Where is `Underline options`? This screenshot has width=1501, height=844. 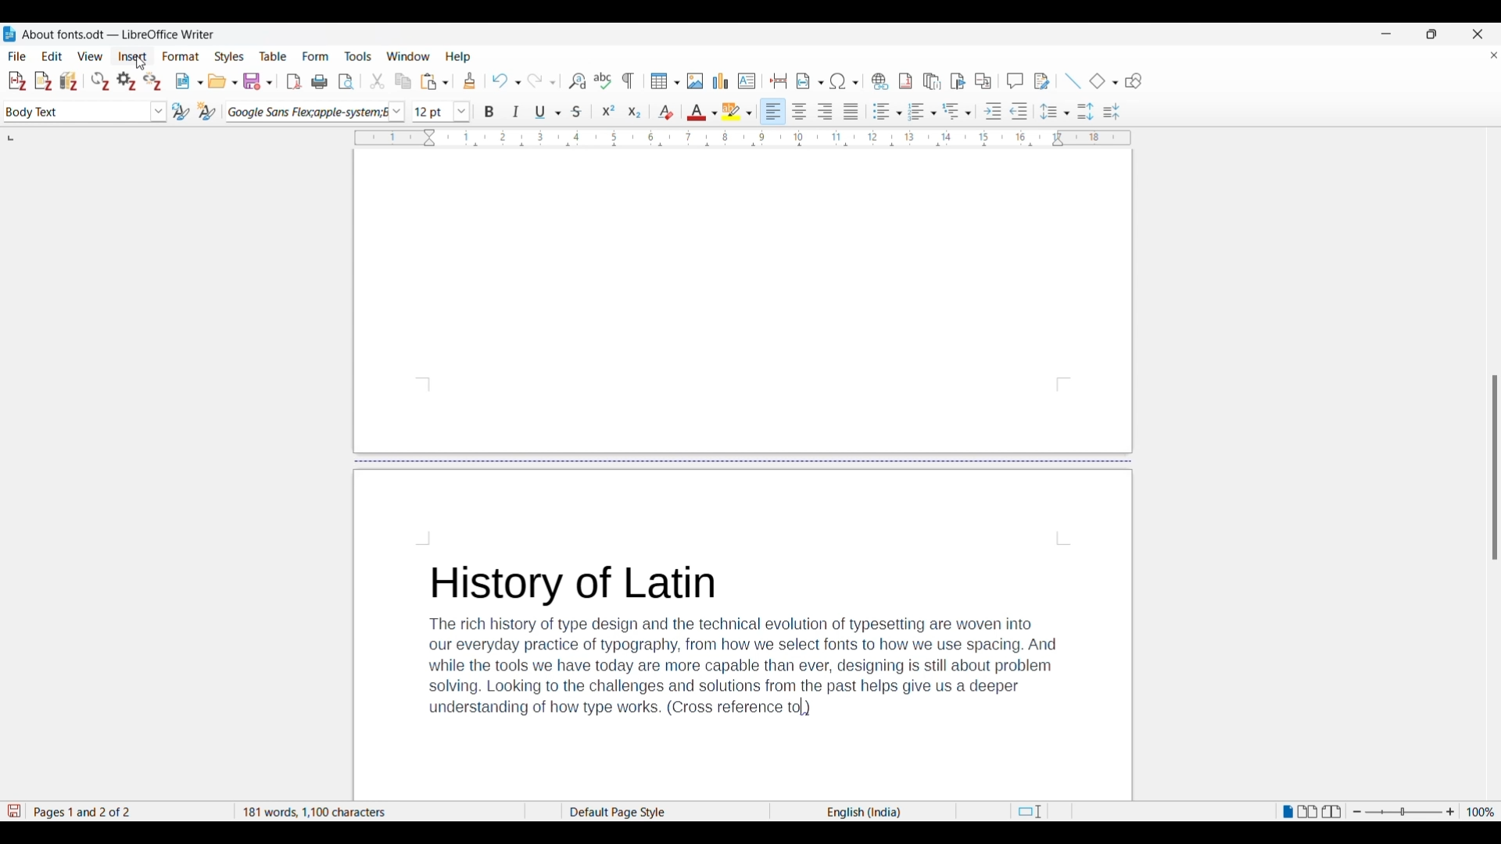 Underline options is located at coordinates (547, 112).